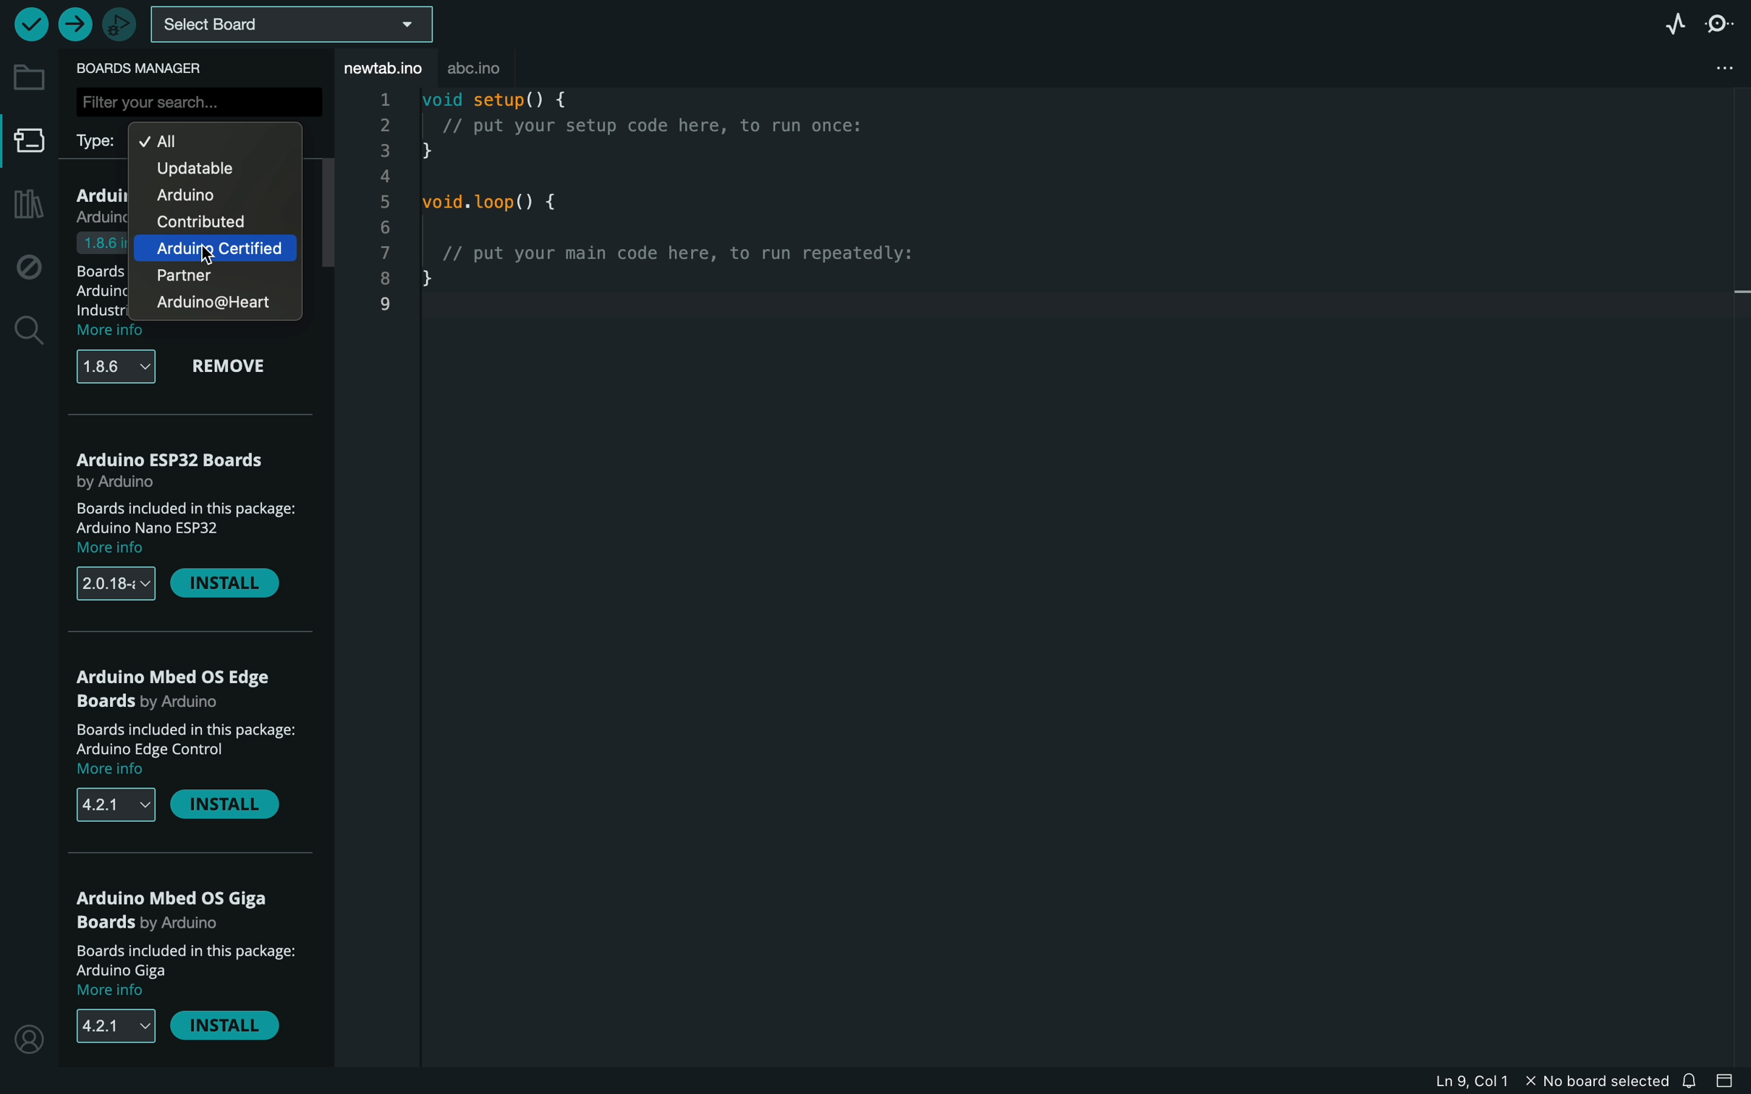 This screenshot has height=1094, width=1751. What do you see at coordinates (115, 22) in the screenshot?
I see `debugger` at bounding box center [115, 22].